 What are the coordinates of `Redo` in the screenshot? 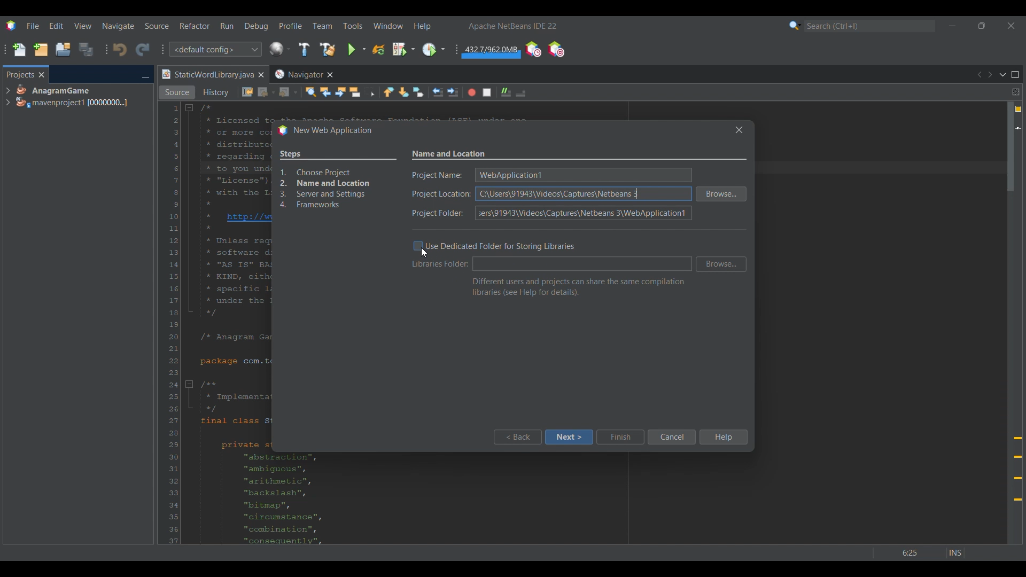 It's located at (143, 49).